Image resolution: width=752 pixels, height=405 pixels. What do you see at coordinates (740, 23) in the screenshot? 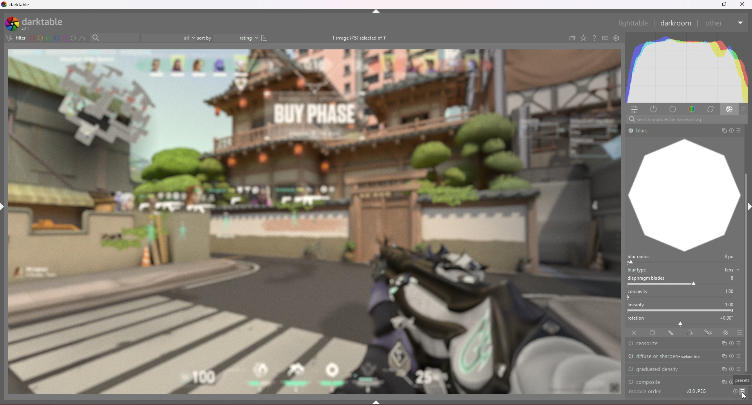
I see `` at bounding box center [740, 23].